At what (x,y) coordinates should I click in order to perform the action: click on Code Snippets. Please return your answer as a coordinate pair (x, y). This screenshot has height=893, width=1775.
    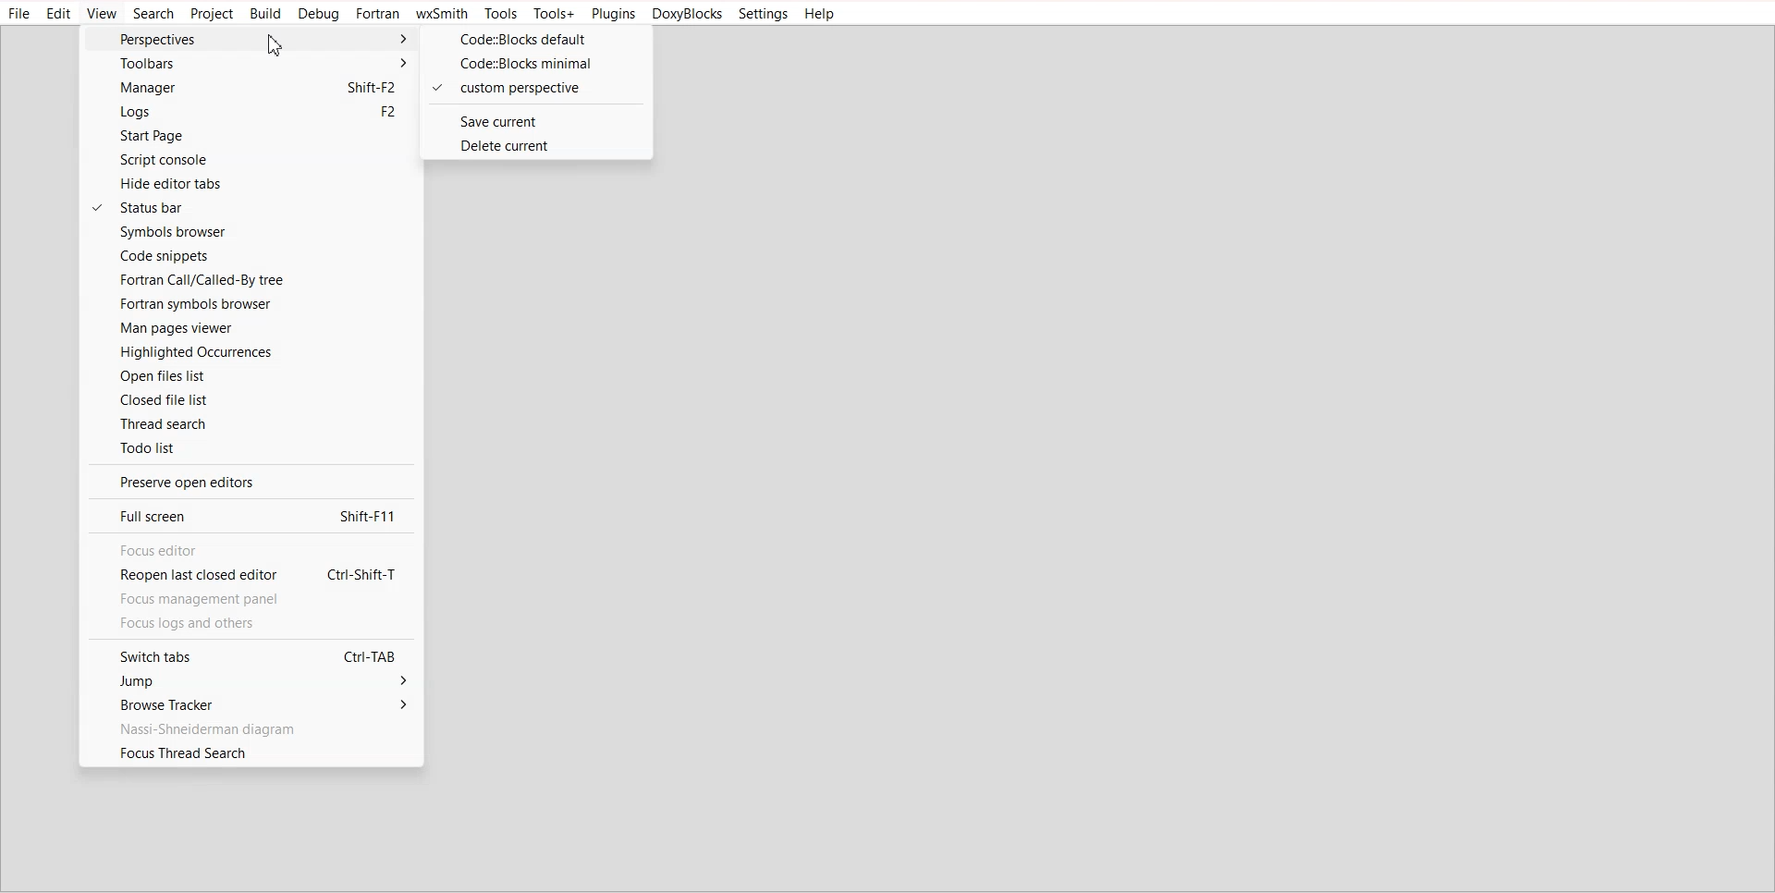
    Looking at the image, I should click on (251, 255).